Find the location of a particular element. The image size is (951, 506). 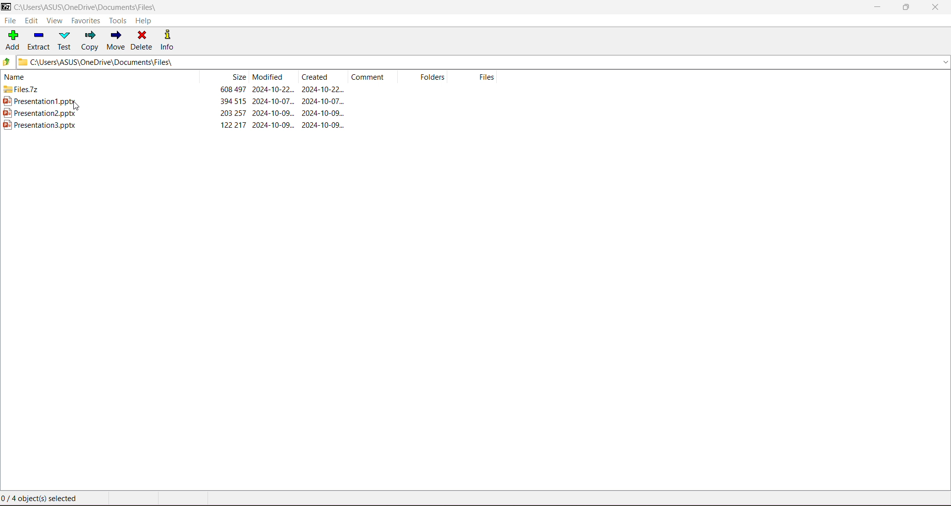

presentation1.pptx is located at coordinates (39, 101).